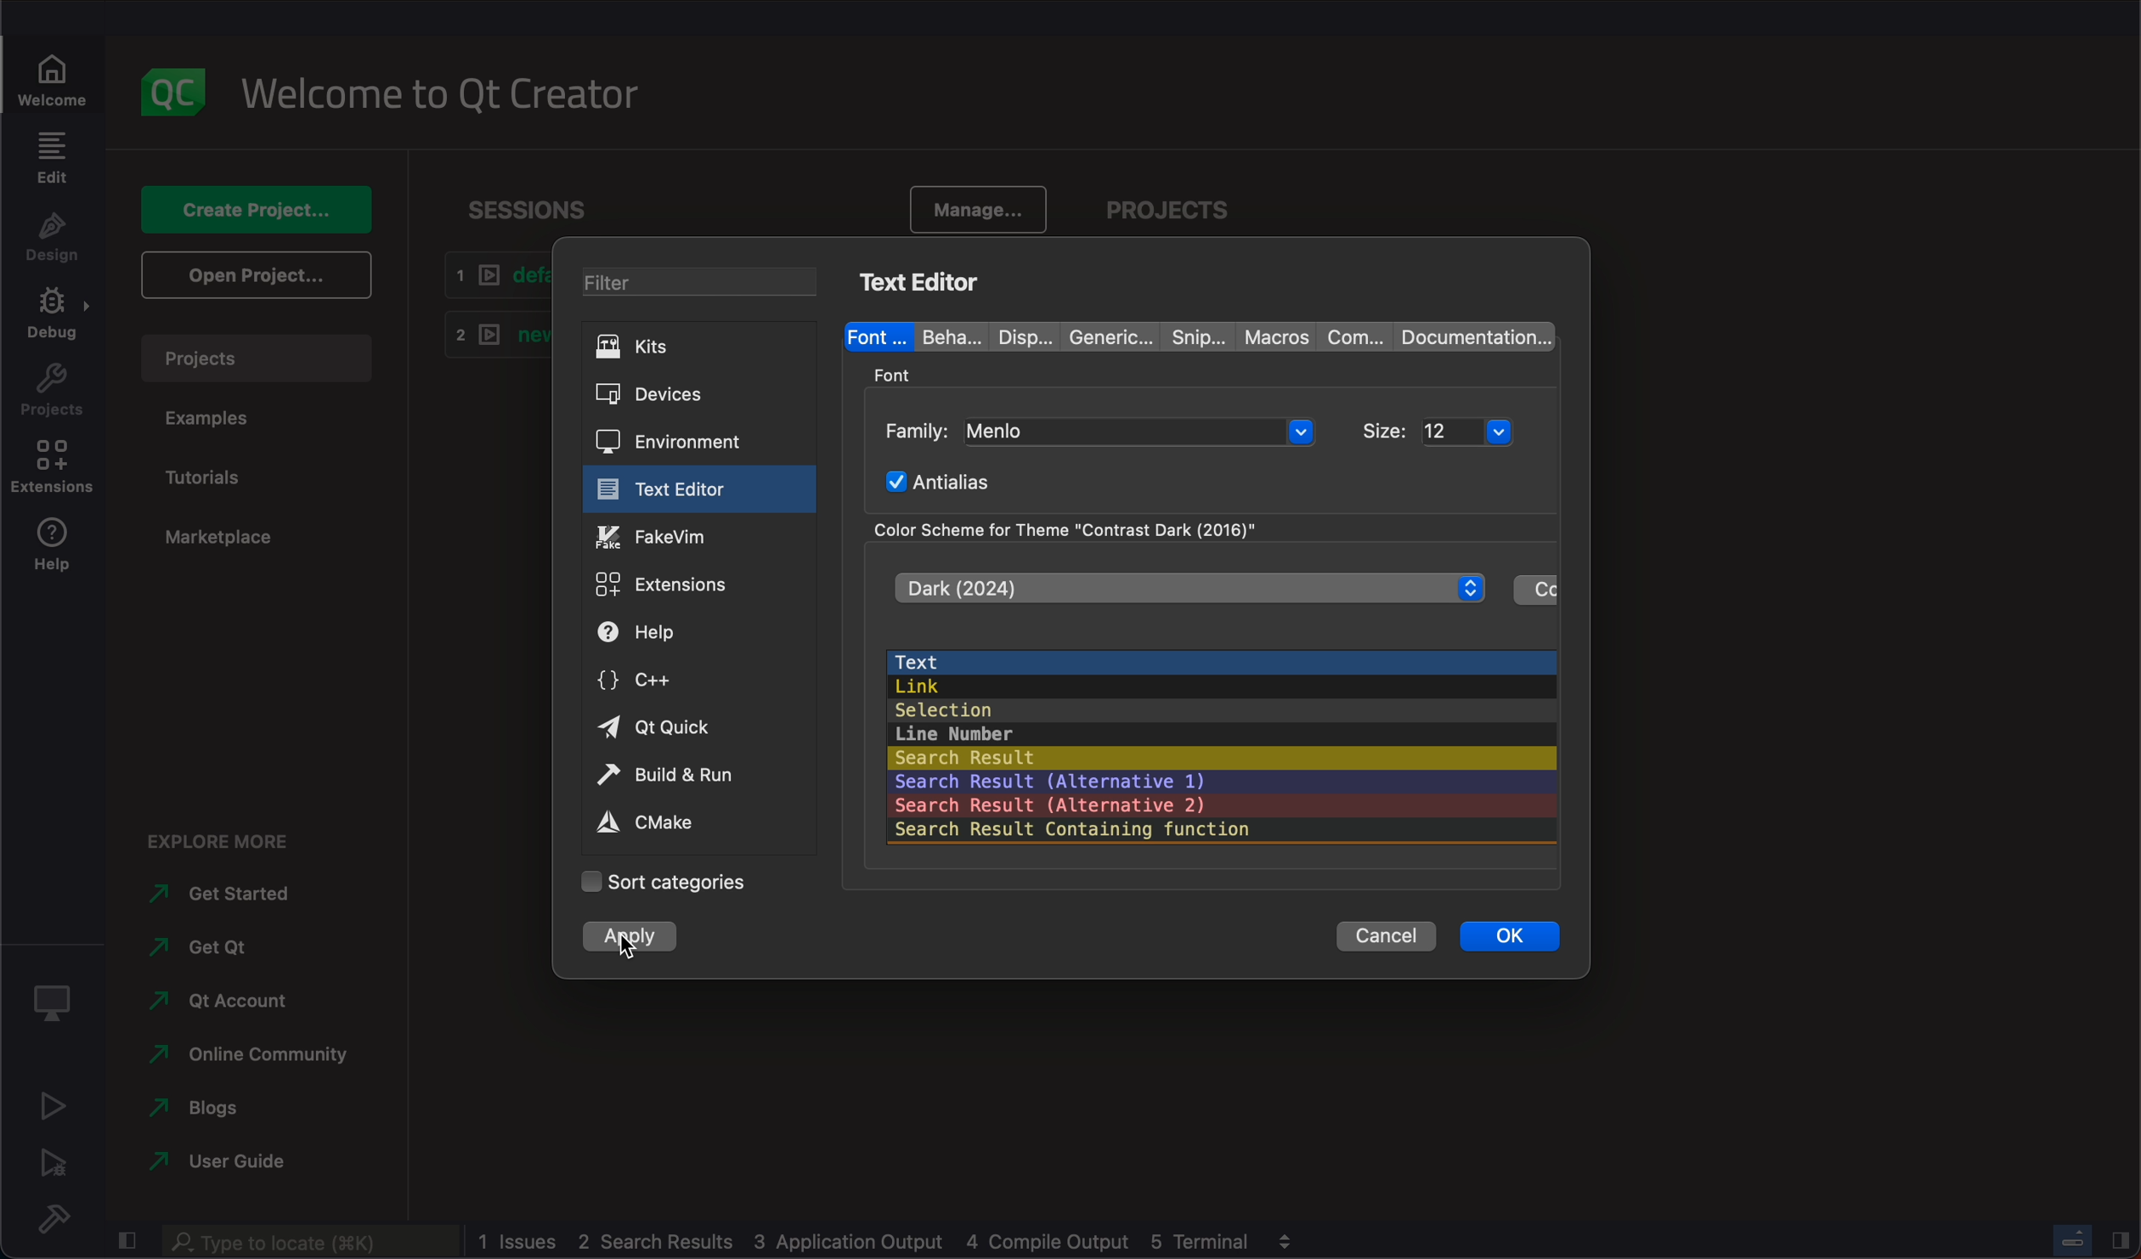  What do you see at coordinates (695, 635) in the screenshot?
I see `help` at bounding box center [695, 635].